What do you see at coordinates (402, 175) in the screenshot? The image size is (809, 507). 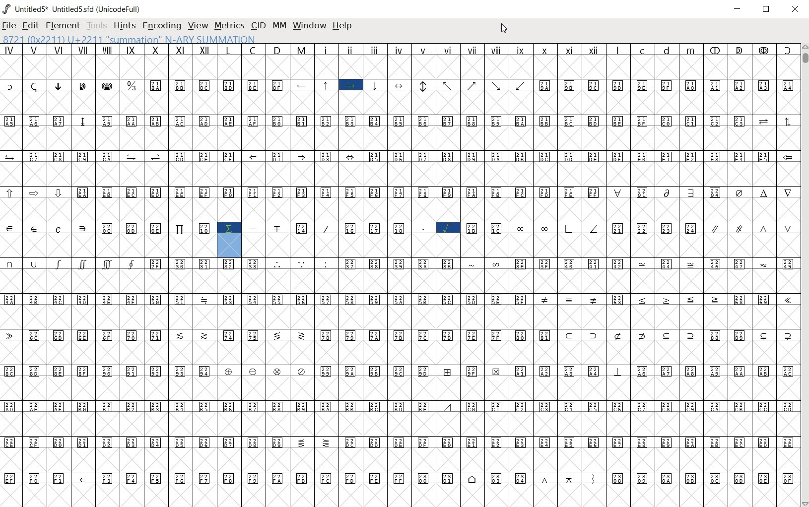 I see `empty cells` at bounding box center [402, 175].